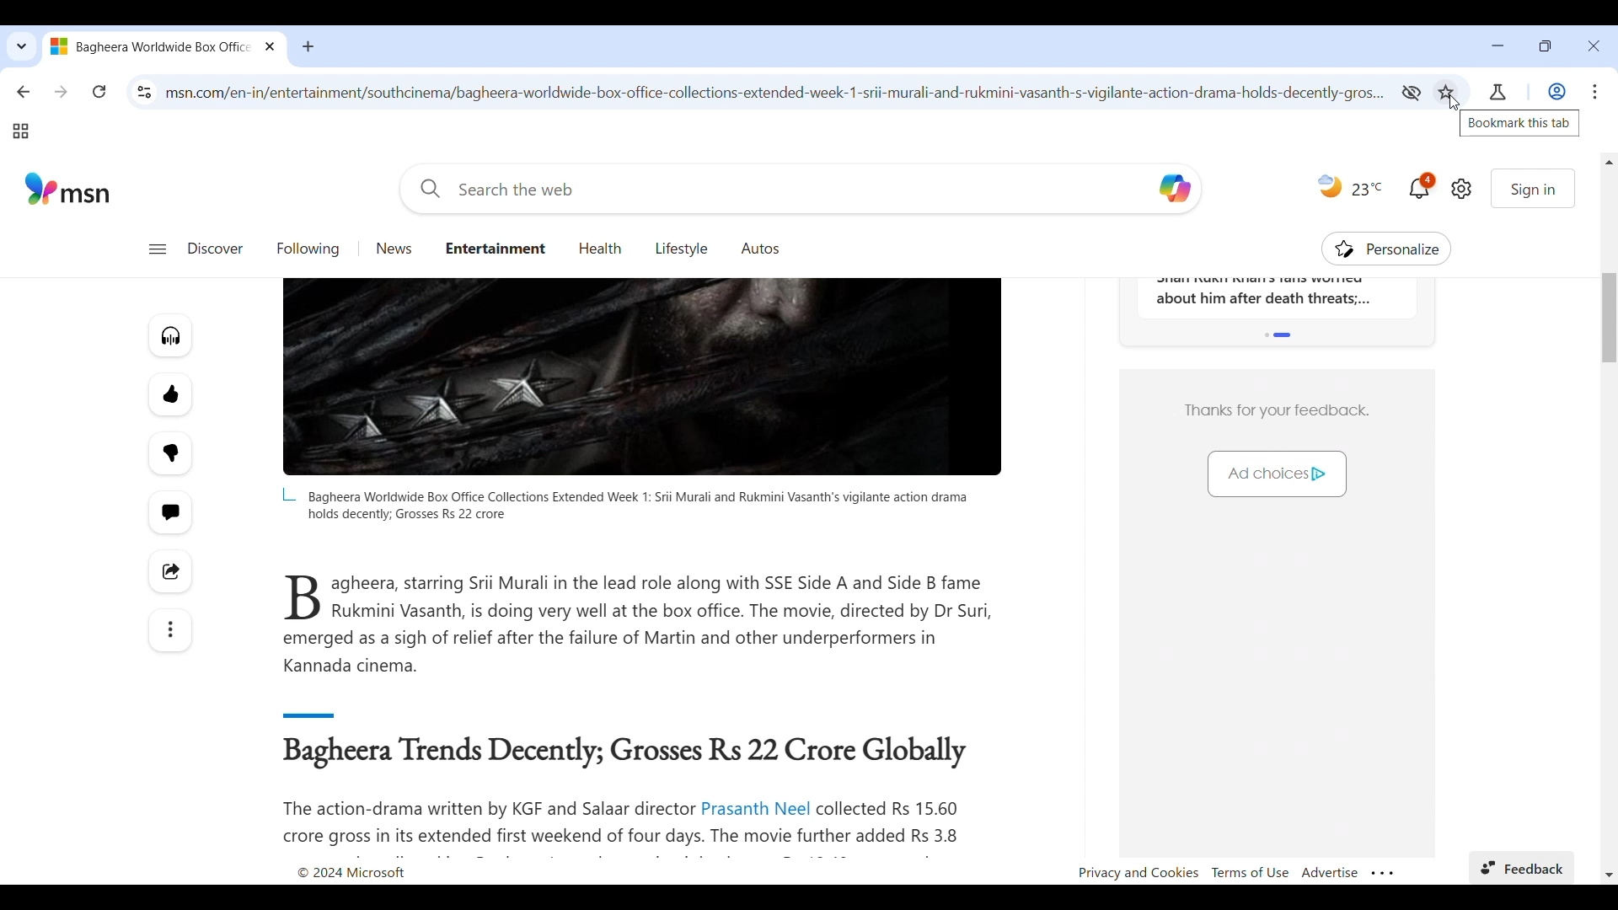 The height and width of the screenshot is (910, 1618). What do you see at coordinates (151, 45) in the screenshot?
I see `Current tab with logo of current site` at bounding box center [151, 45].